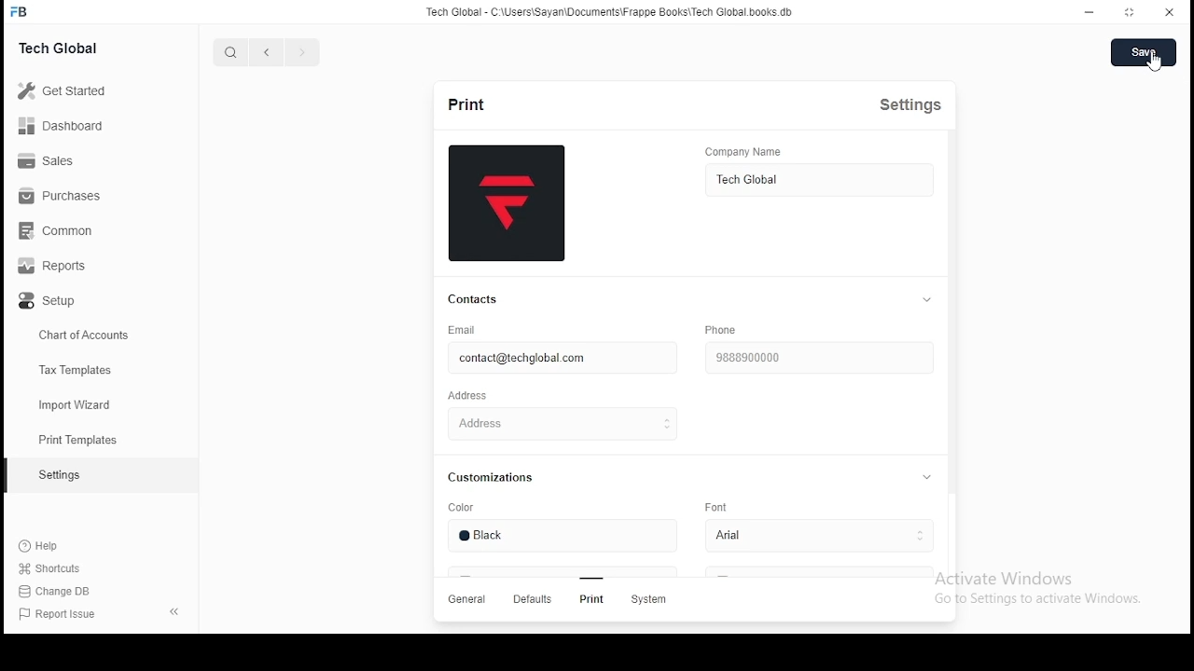 This screenshot has width=1194, height=671. I want to click on common , so click(75, 233).